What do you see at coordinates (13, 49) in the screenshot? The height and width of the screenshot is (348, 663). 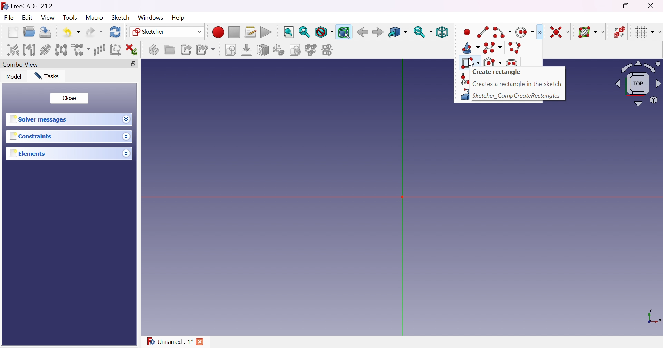 I see `Select associated constraints` at bounding box center [13, 49].